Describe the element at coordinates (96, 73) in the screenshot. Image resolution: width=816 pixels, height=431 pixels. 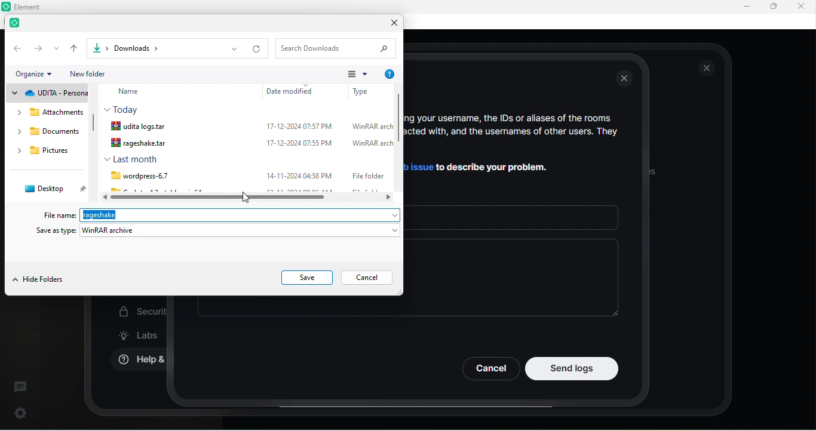
I see `new folder` at that location.